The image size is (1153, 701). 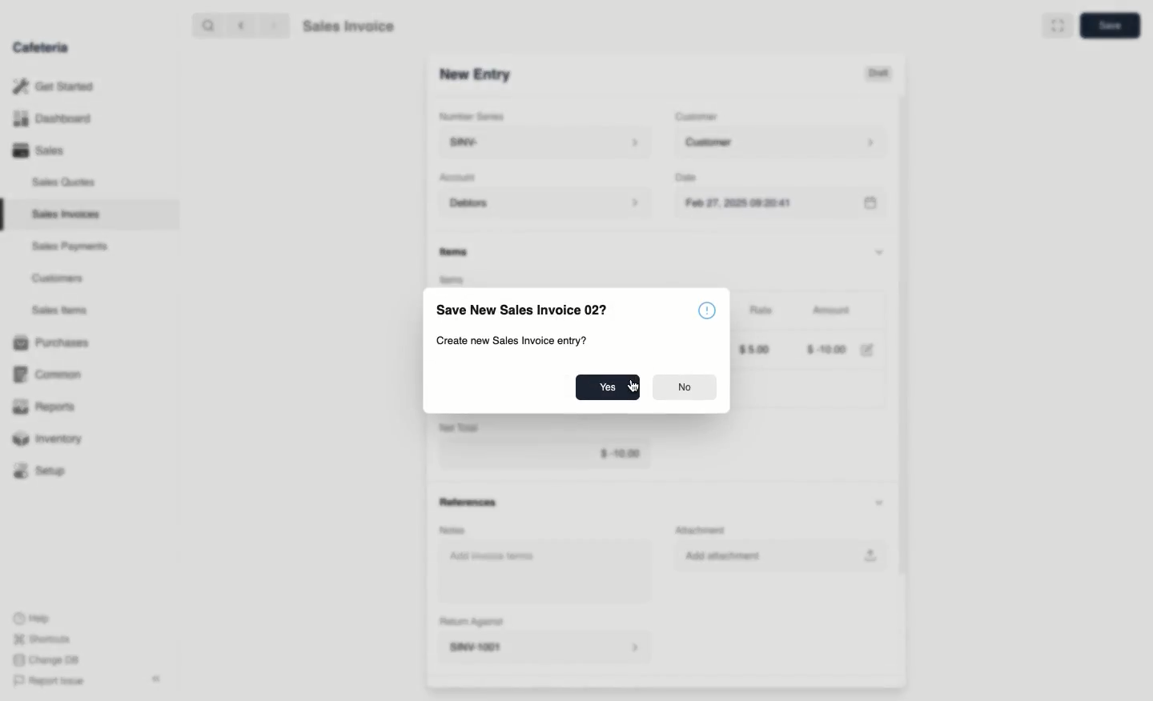 I want to click on Save, so click(x=1111, y=24).